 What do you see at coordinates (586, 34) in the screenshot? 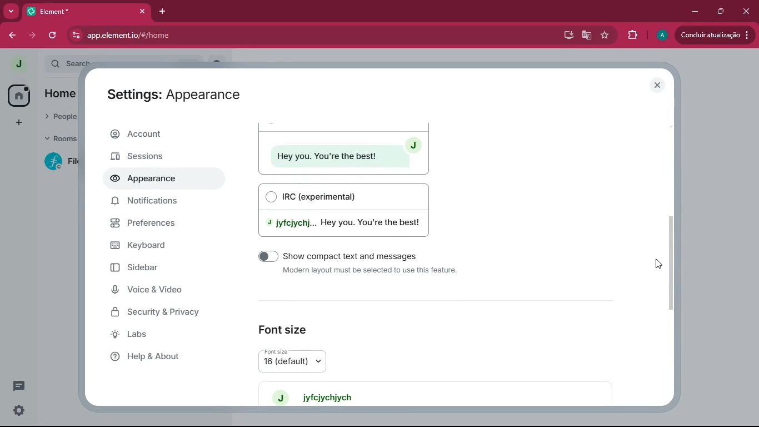
I see `google translate` at bounding box center [586, 34].